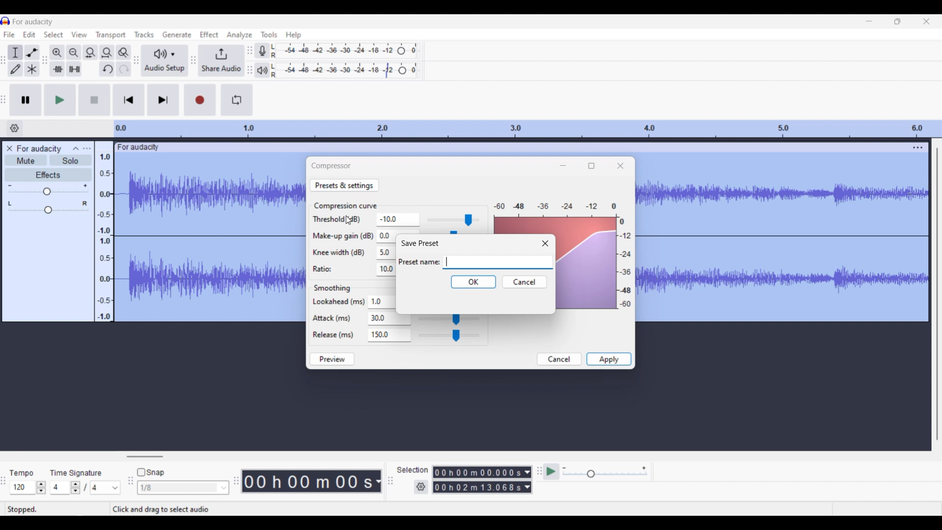  Describe the element at coordinates (75, 53) in the screenshot. I see `Zoom out` at that location.